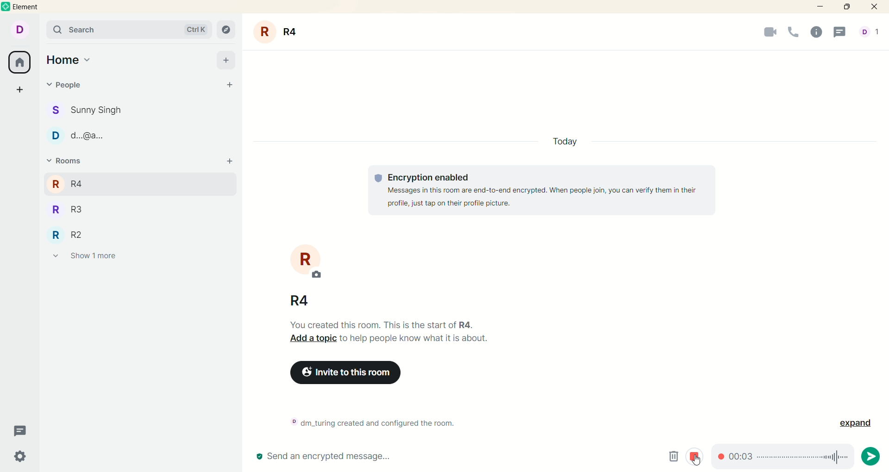 This screenshot has height=472, width=889. What do you see at coordinates (226, 60) in the screenshot?
I see `add` at bounding box center [226, 60].